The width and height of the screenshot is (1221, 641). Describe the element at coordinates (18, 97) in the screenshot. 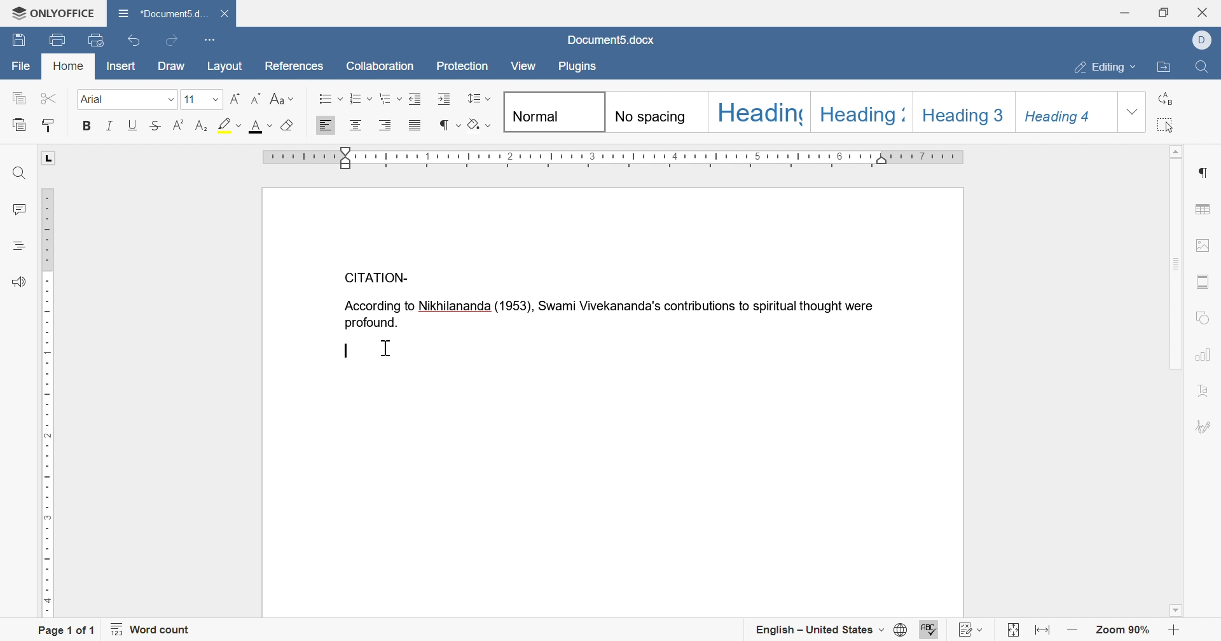

I see `copy` at that location.